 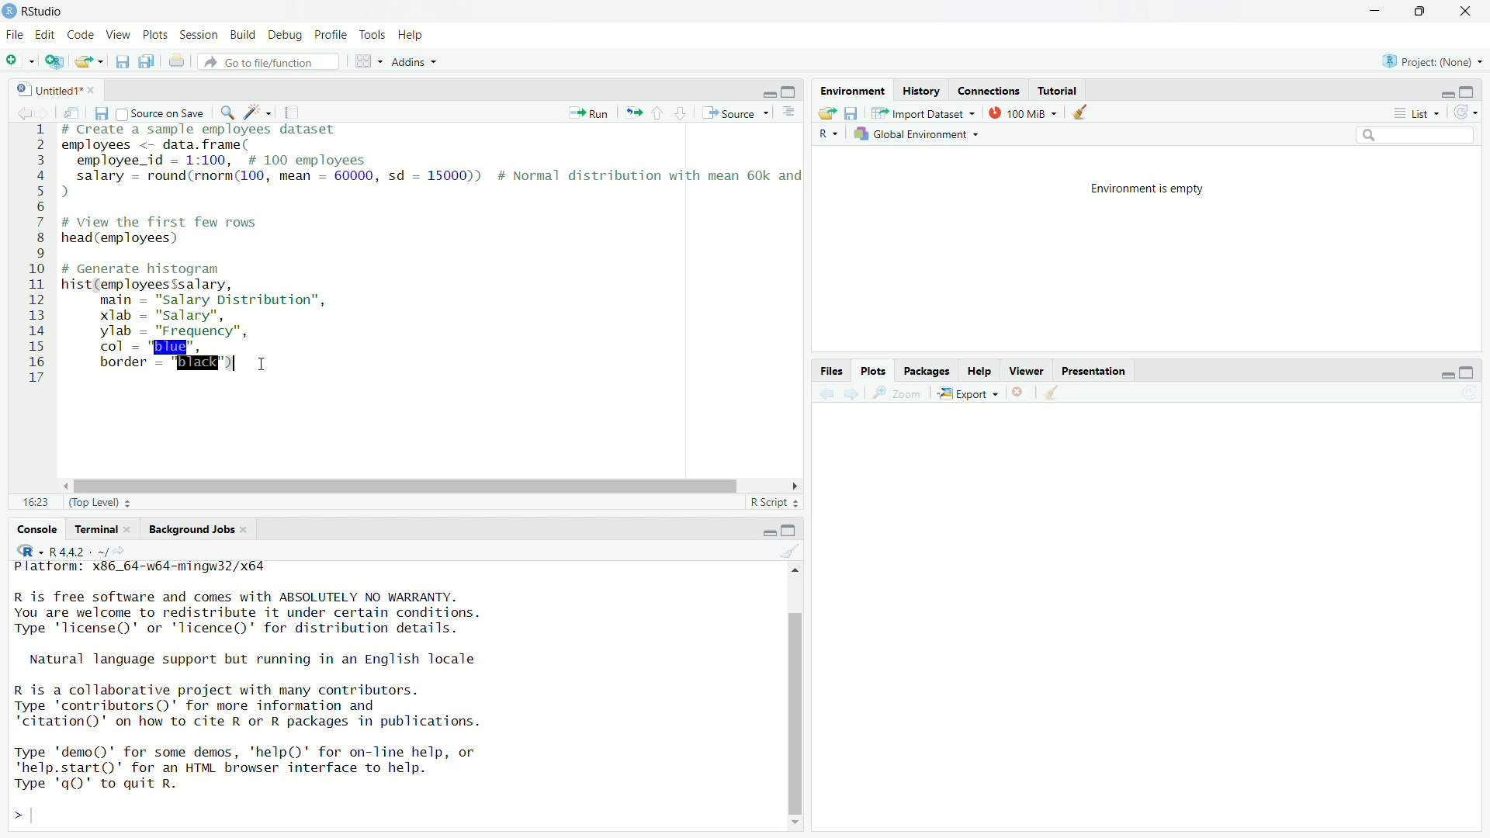 I want to click on down, so click(x=681, y=112).